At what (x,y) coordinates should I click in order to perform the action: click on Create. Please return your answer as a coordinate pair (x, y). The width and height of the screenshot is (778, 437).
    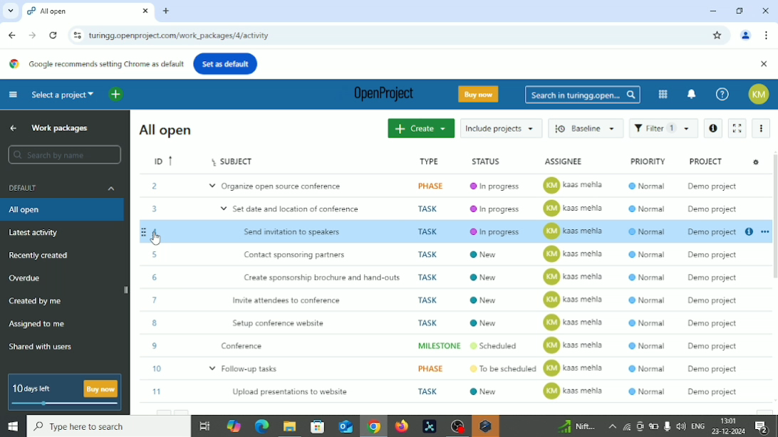
    Looking at the image, I should click on (420, 129).